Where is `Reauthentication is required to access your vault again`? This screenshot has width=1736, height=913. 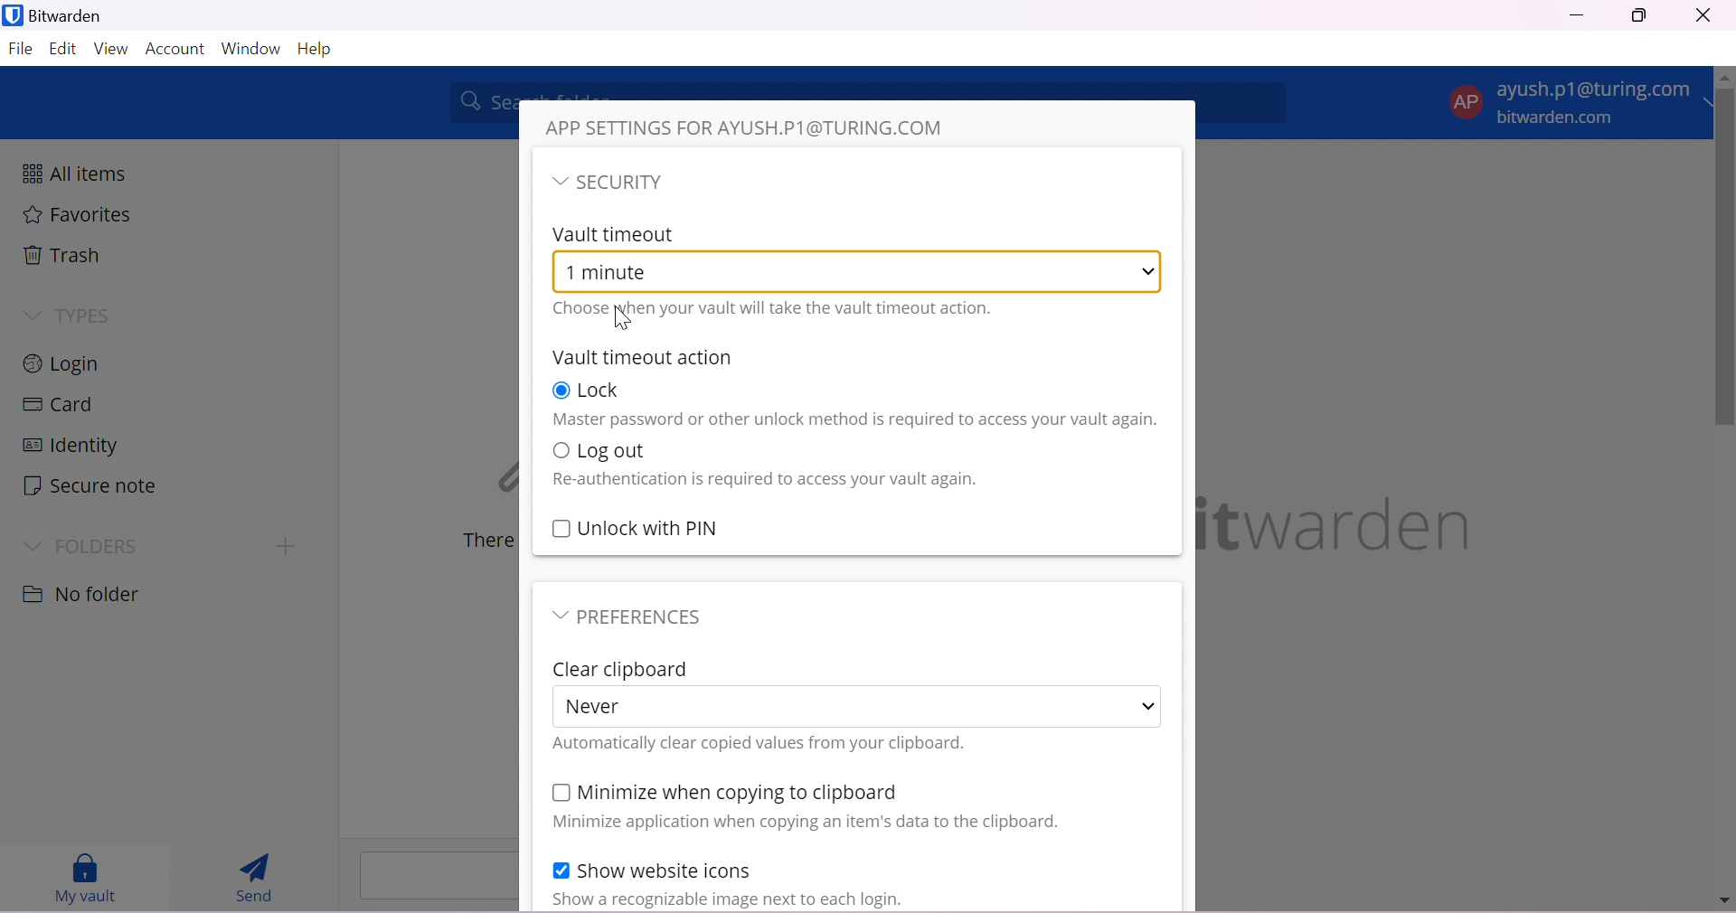
Reauthentication is required to access your vault again is located at coordinates (764, 480).